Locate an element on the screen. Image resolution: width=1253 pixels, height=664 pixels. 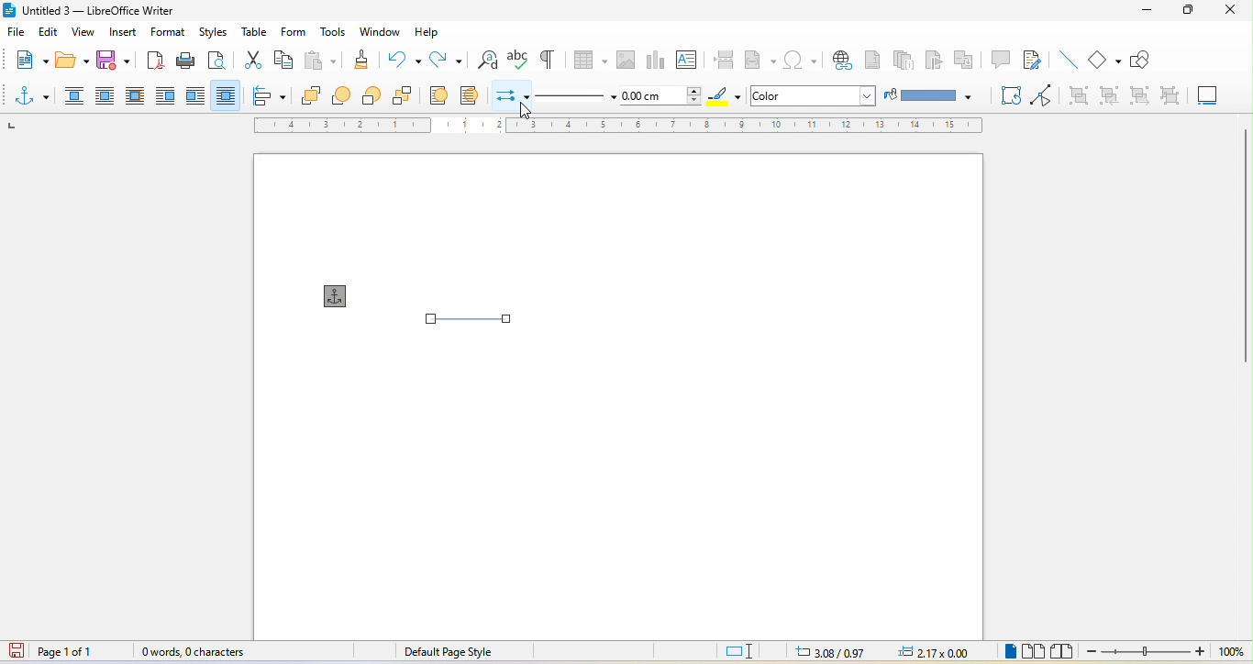
export directly as pdf is located at coordinates (153, 60).